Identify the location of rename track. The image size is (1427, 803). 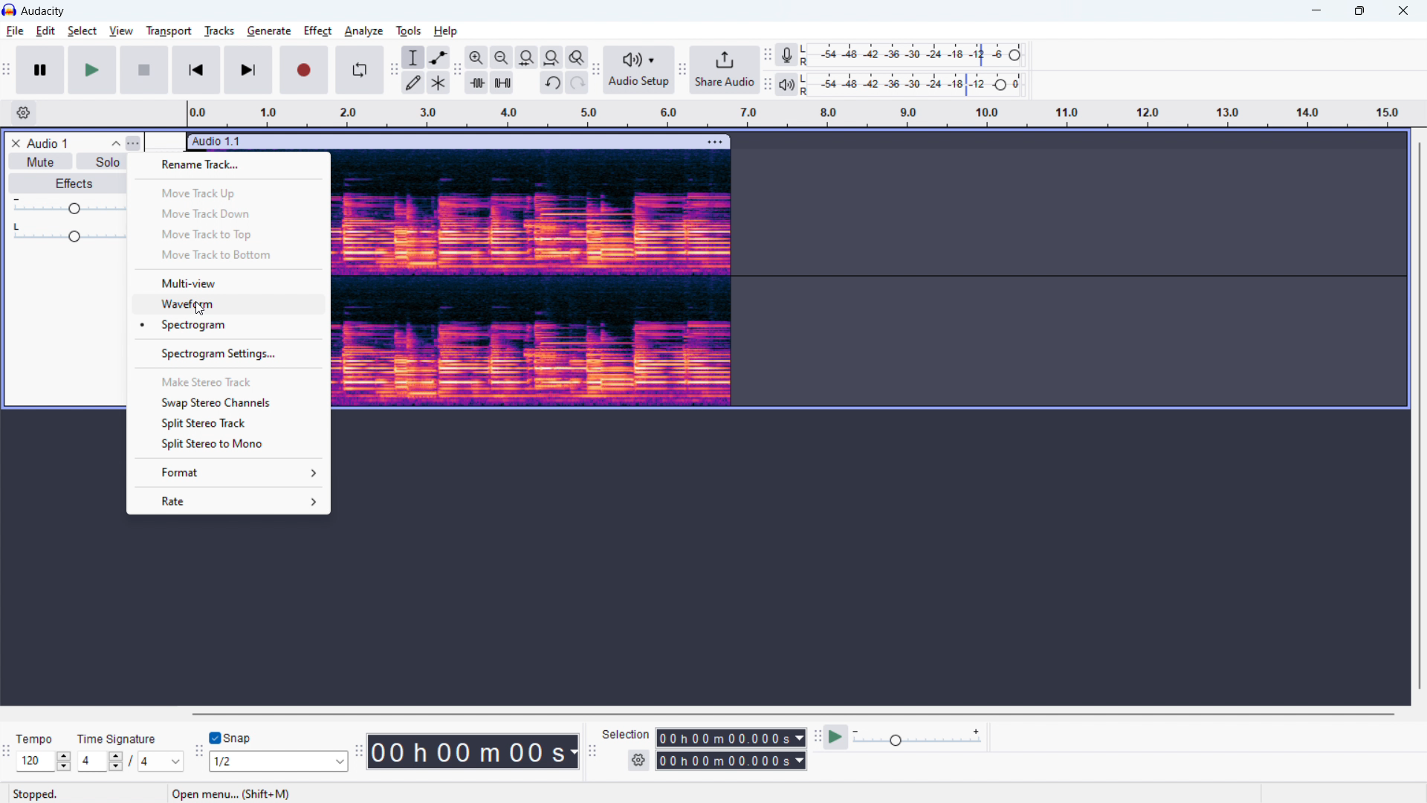
(236, 165).